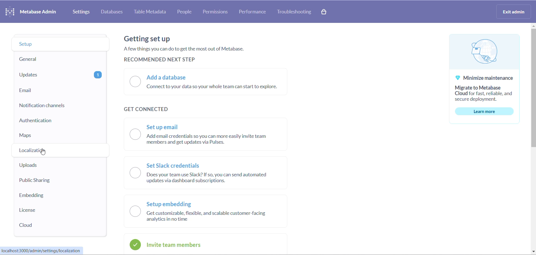 This screenshot has height=255, width=536. Describe the element at coordinates (113, 12) in the screenshot. I see `DATABSES` at that location.